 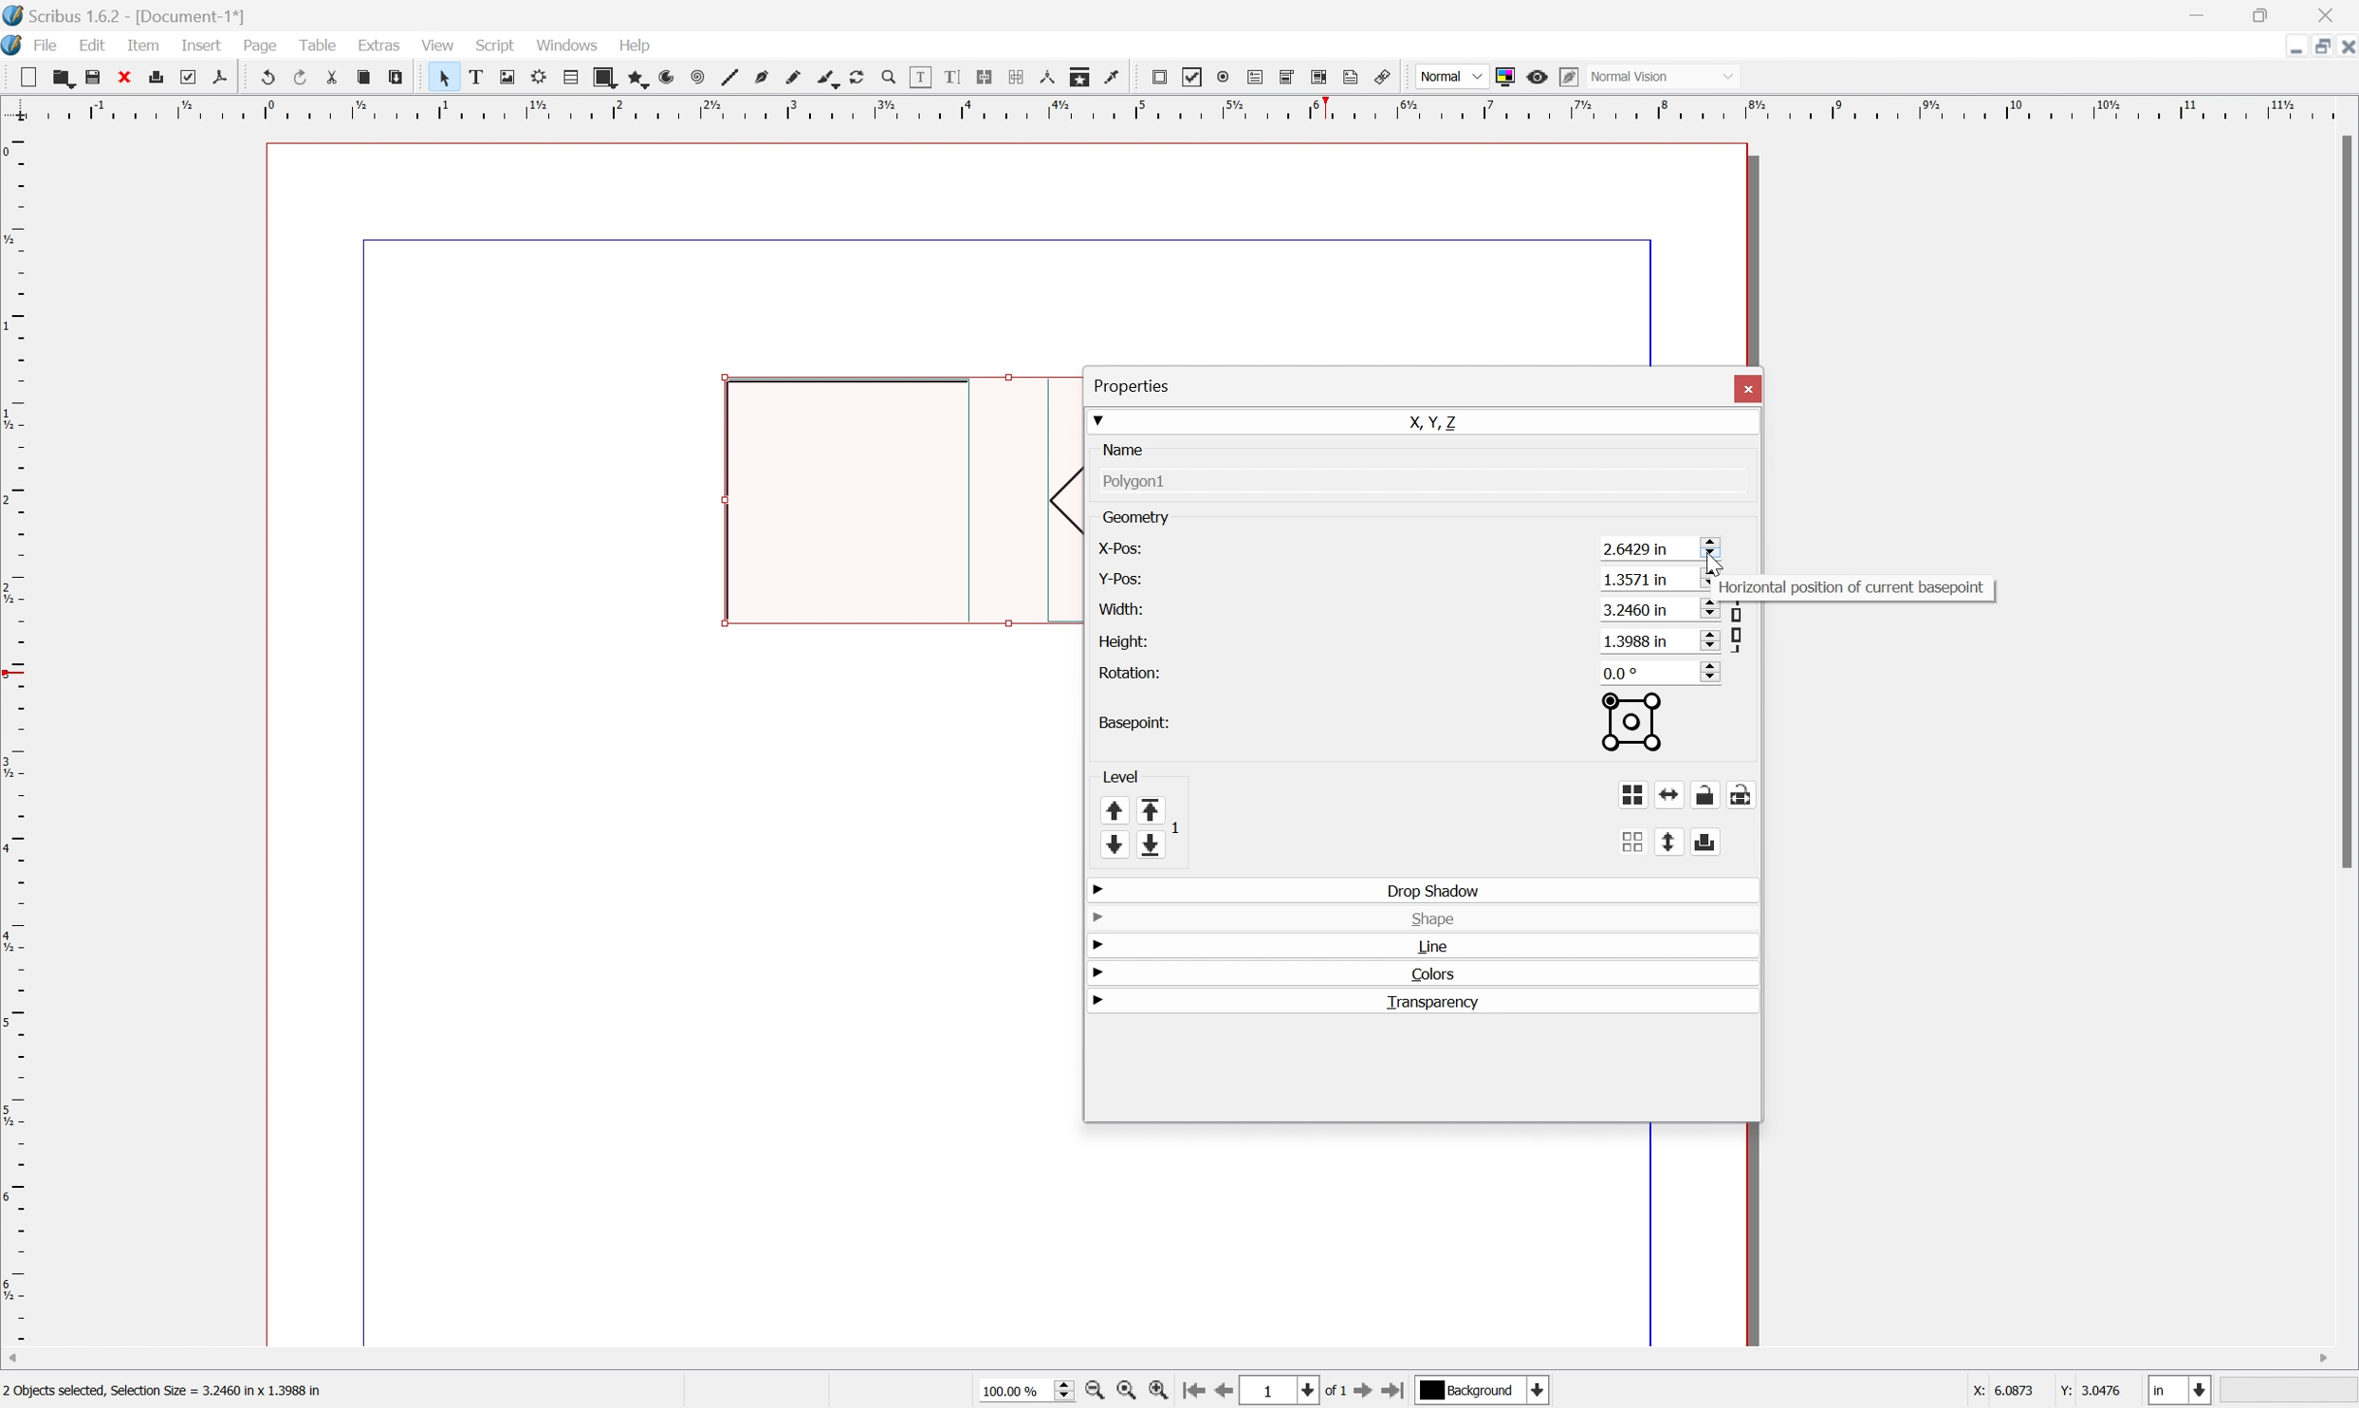 I want to click on zoom in or zoom out, so click(x=883, y=77).